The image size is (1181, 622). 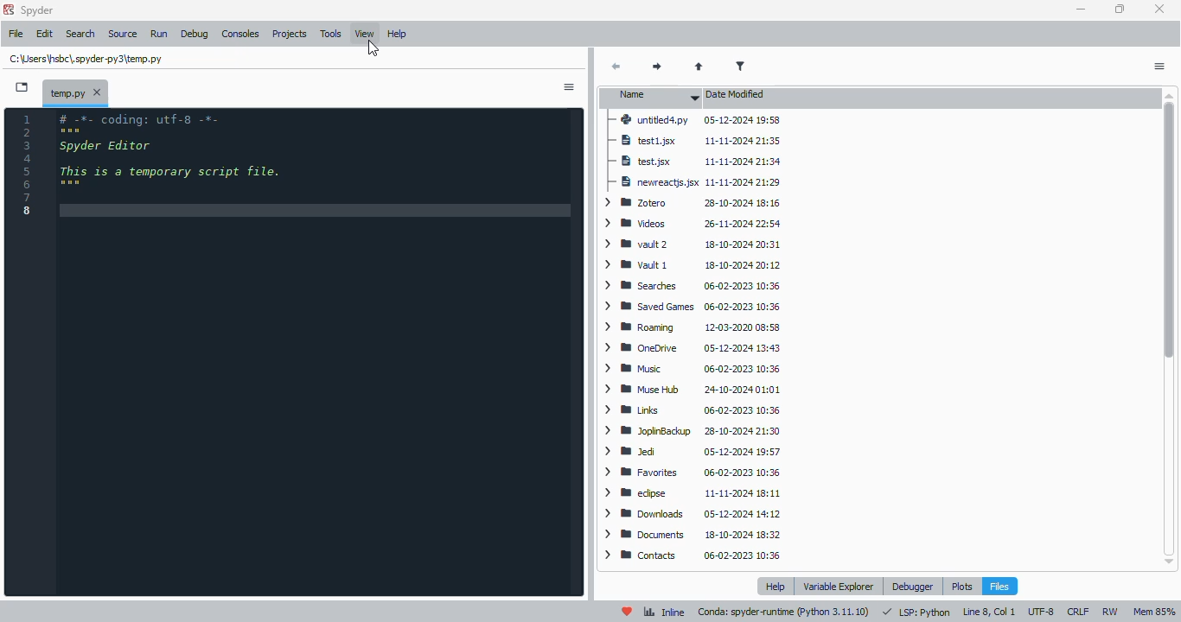 What do you see at coordinates (695, 160) in the screenshot?
I see `test.jsx` at bounding box center [695, 160].